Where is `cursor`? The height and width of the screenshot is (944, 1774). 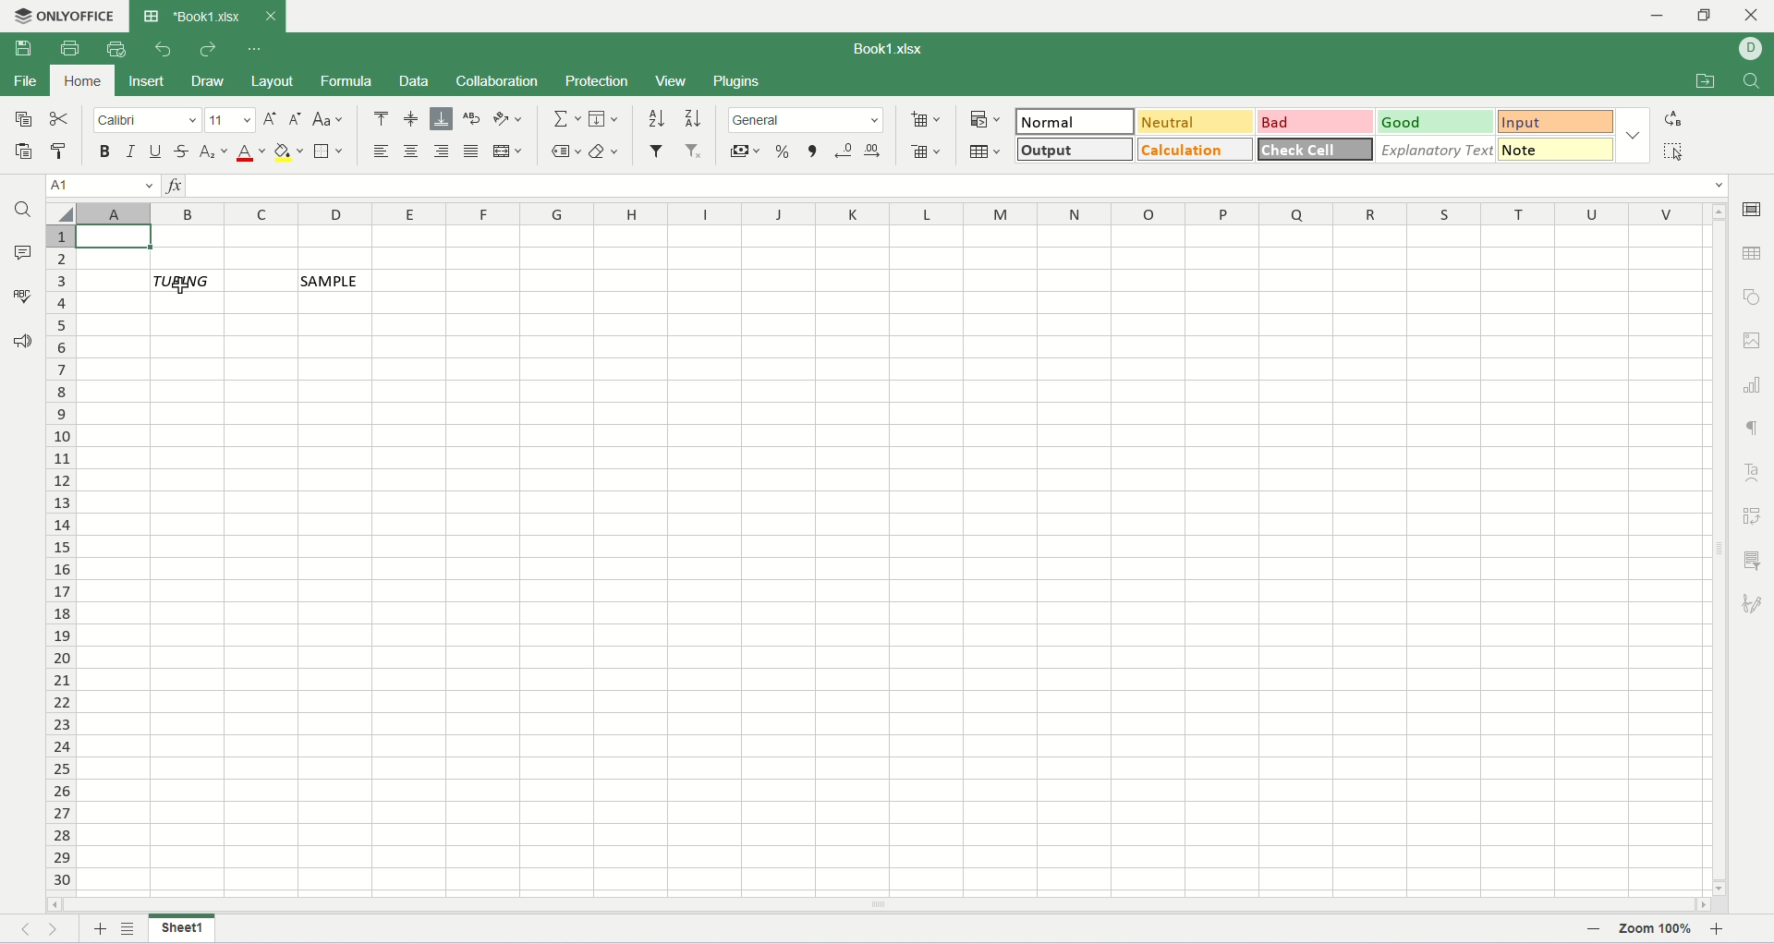 cursor is located at coordinates (184, 288).